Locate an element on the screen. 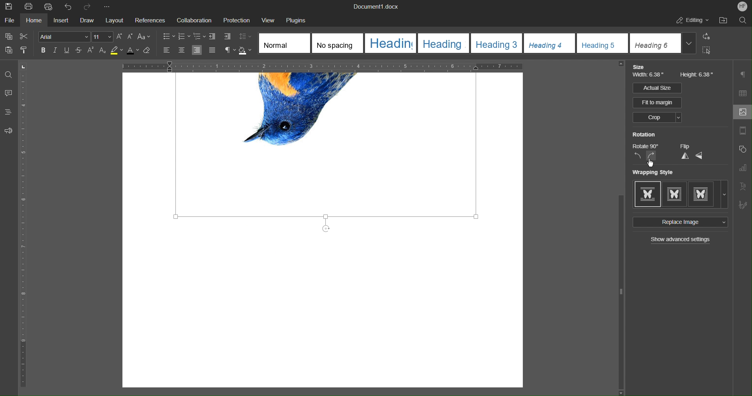 This screenshot has height=396, width=752. Layout is located at coordinates (113, 19).